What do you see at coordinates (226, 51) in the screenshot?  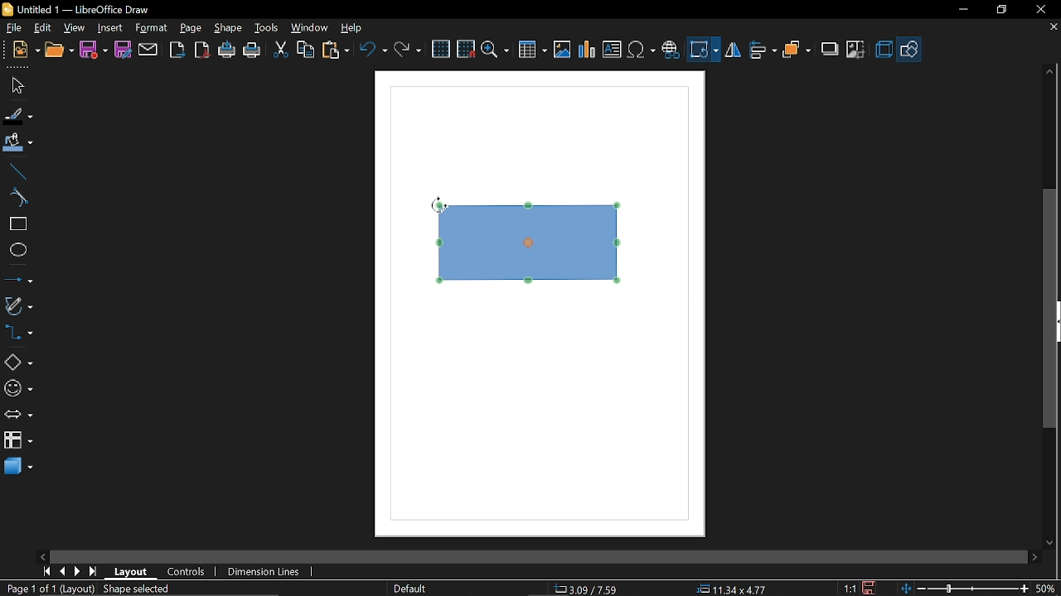 I see `print directly` at bounding box center [226, 51].